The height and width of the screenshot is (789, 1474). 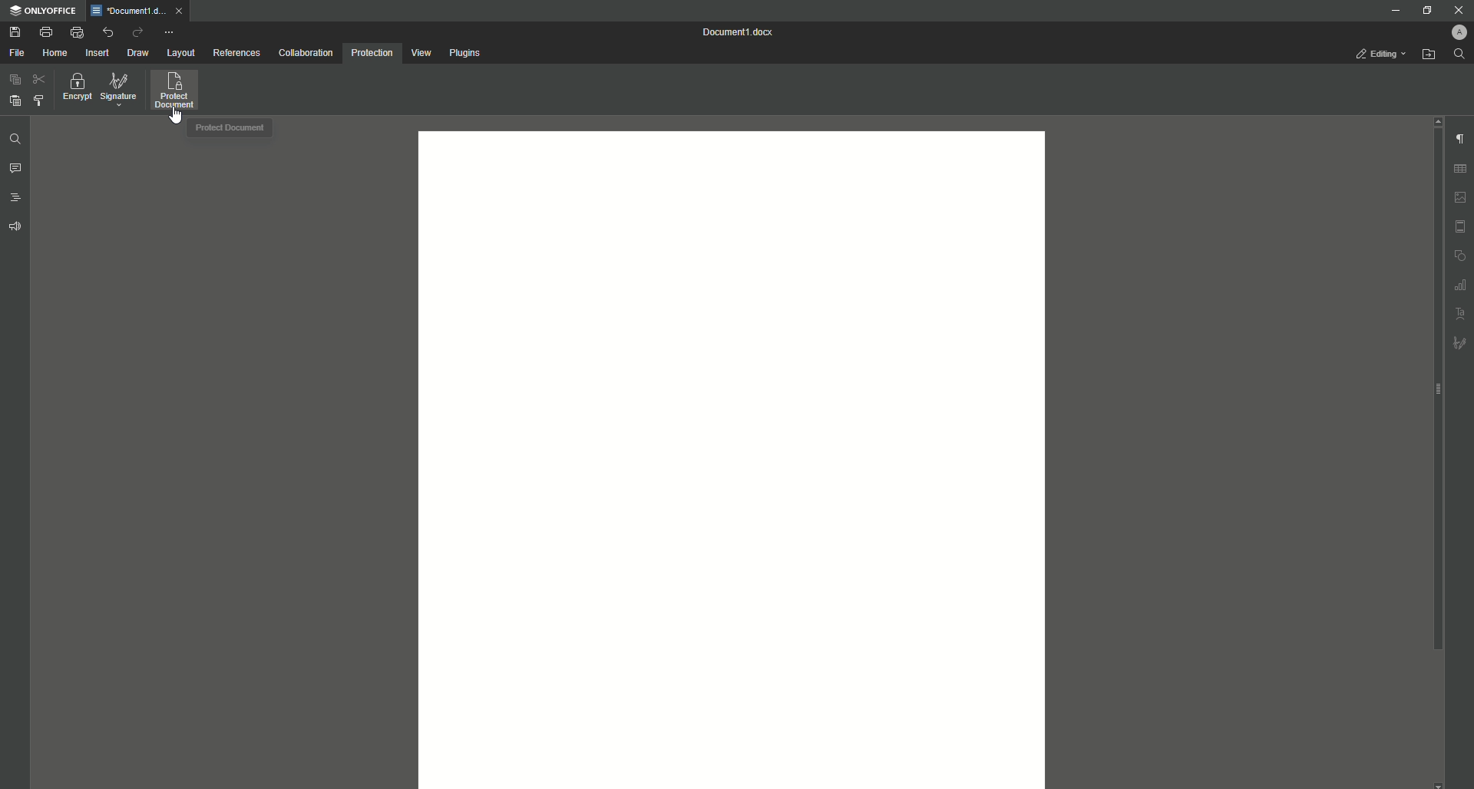 What do you see at coordinates (1461, 226) in the screenshot?
I see `Header/Footer settings` at bounding box center [1461, 226].